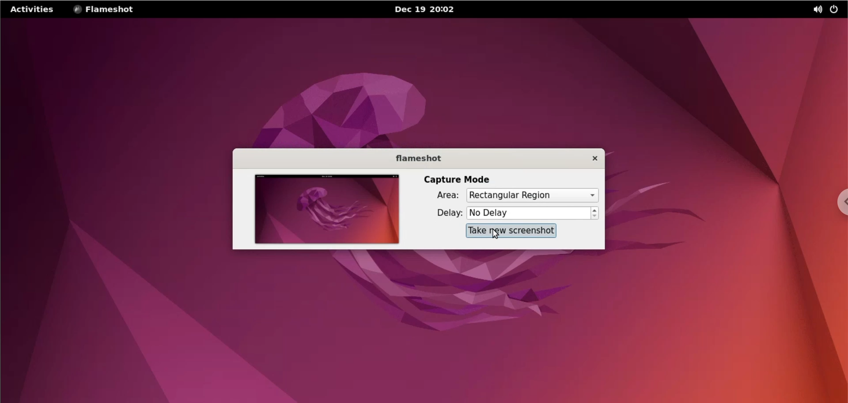  I want to click on  select capture area option, so click(536, 196).